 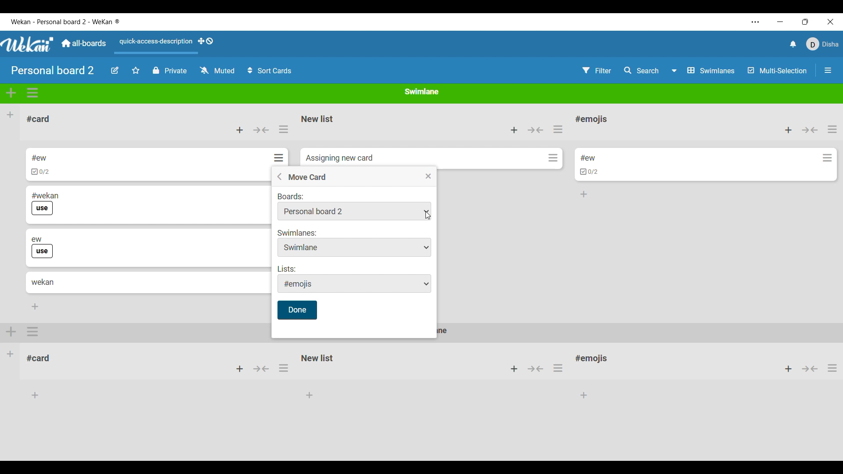 What do you see at coordinates (43, 282) in the screenshot?
I see `Card title` at bounding box center [43, 282].